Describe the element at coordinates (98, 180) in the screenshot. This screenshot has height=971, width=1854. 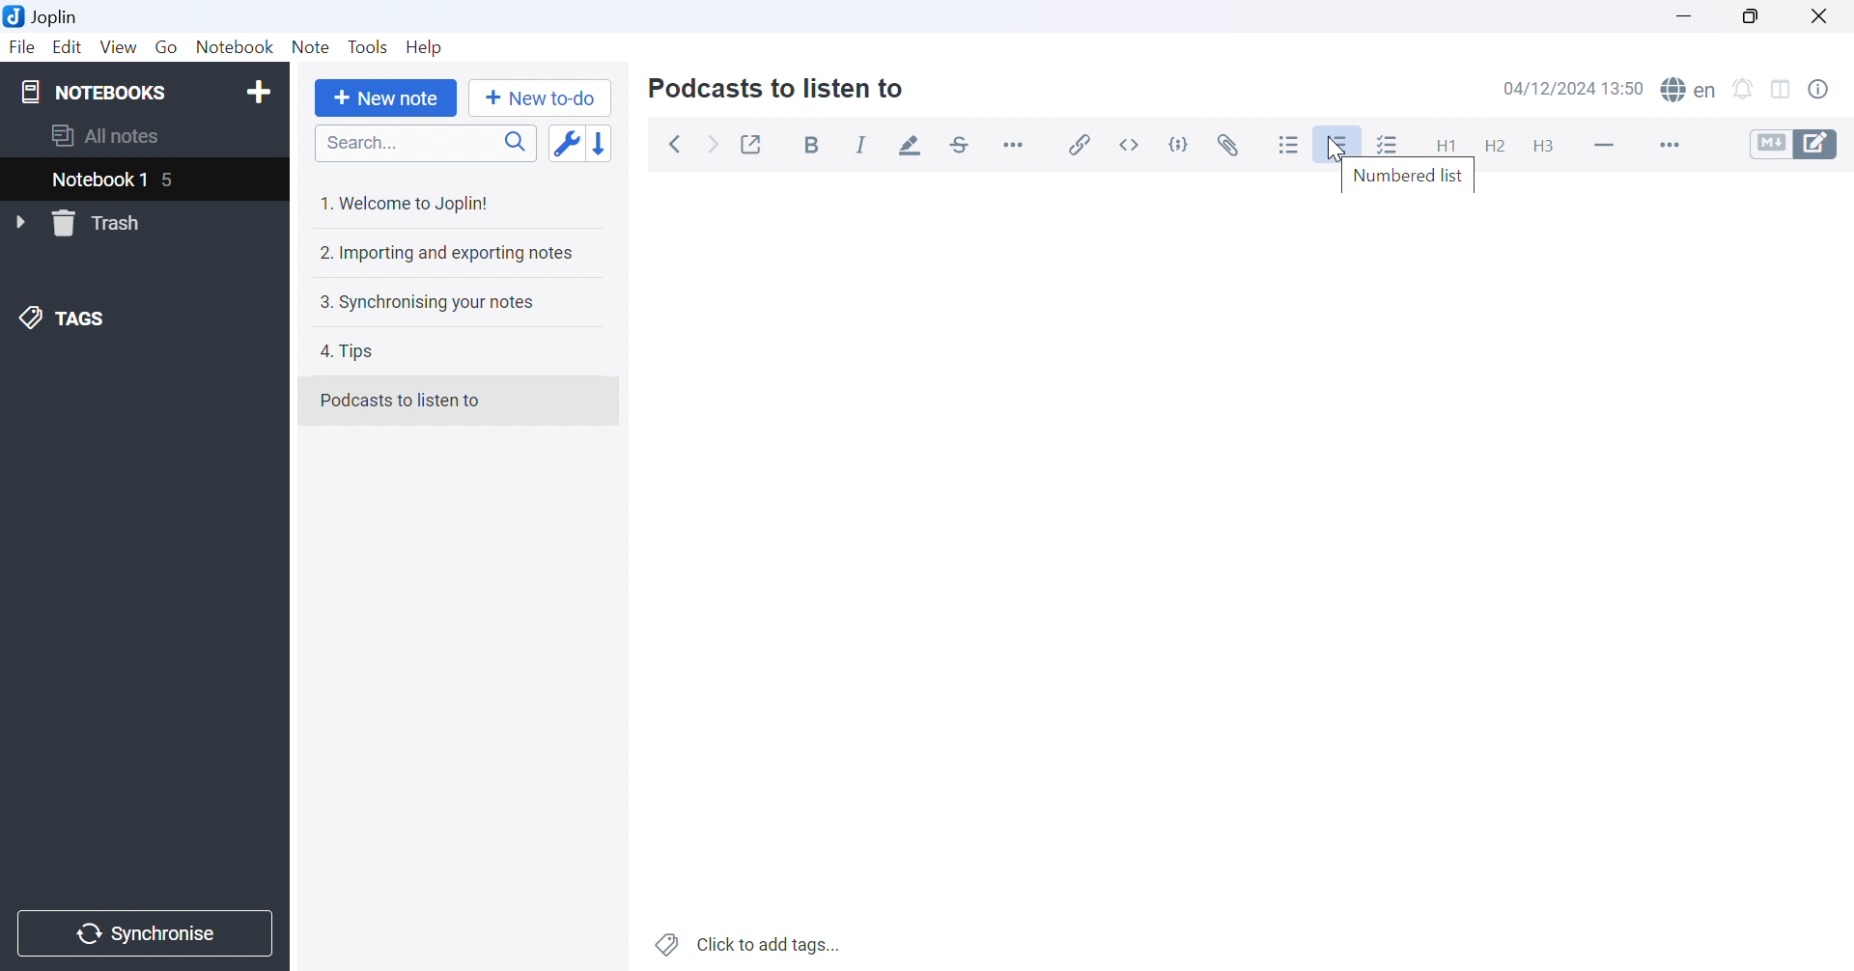
I see `Notebook 1` at that location.